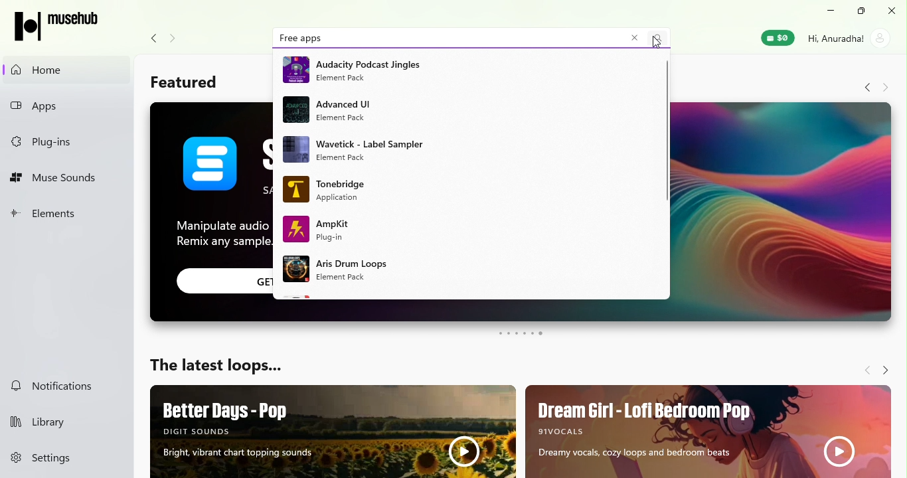 This screenshot has height=478, width=907. What do you see at coordinates (865, 88) in the screenshot?
I see `Navigate back` at bounding box center [865, 88].